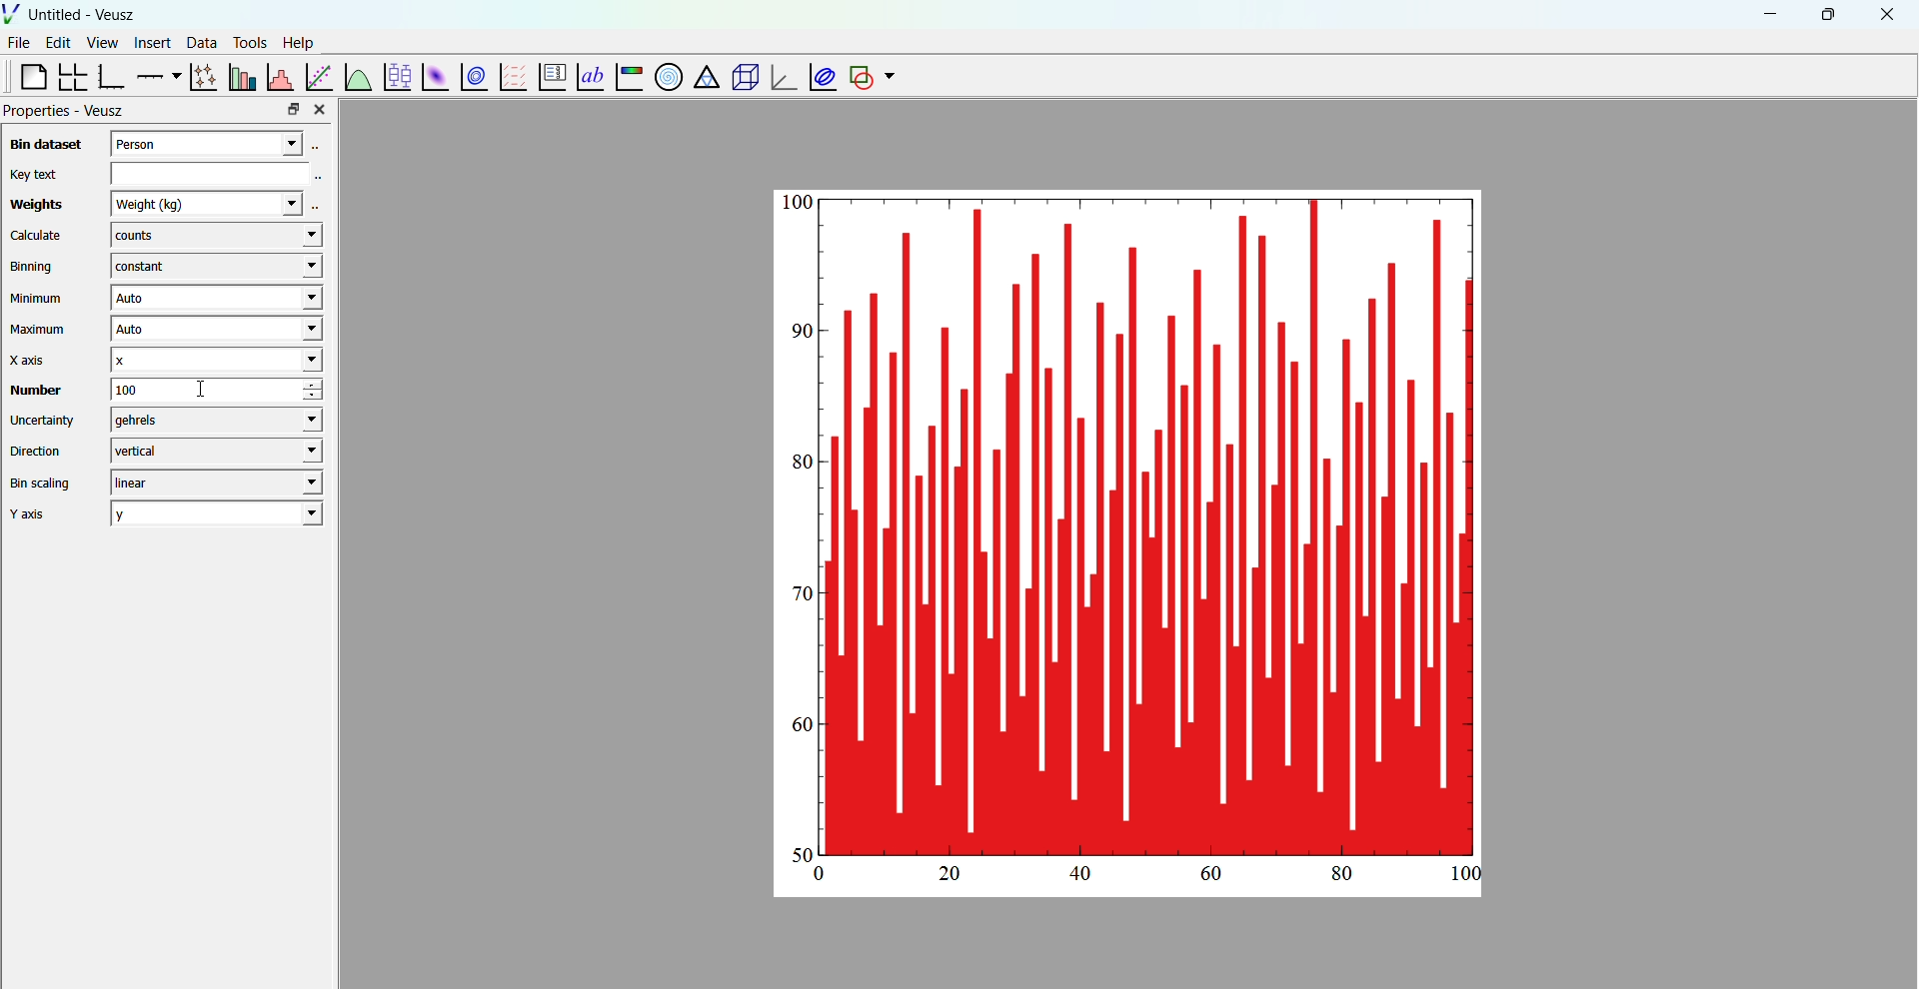 The height and width of the screenshot is (989, 1919). I want to click on Auto , so click(215, 299).